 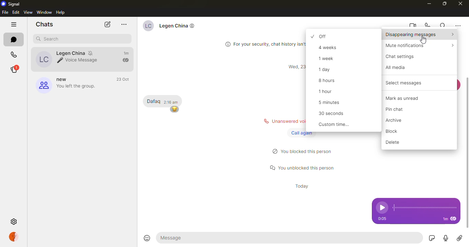 I want to click on 1 week, so click(x=329, y=58).